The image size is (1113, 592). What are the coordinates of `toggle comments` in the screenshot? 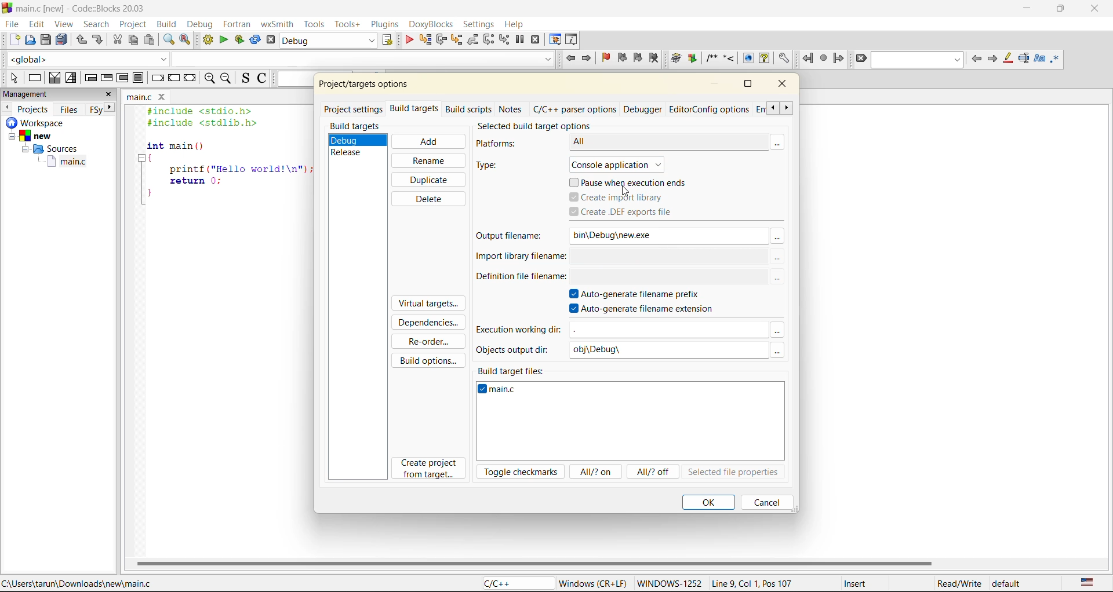 It's located at (261, 79).